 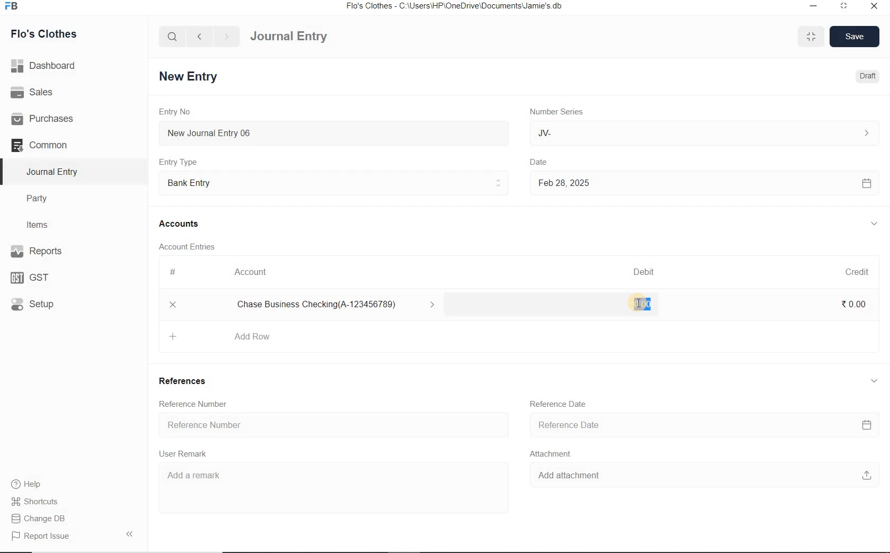 I want to click on delete, so click(x=173, y=306).